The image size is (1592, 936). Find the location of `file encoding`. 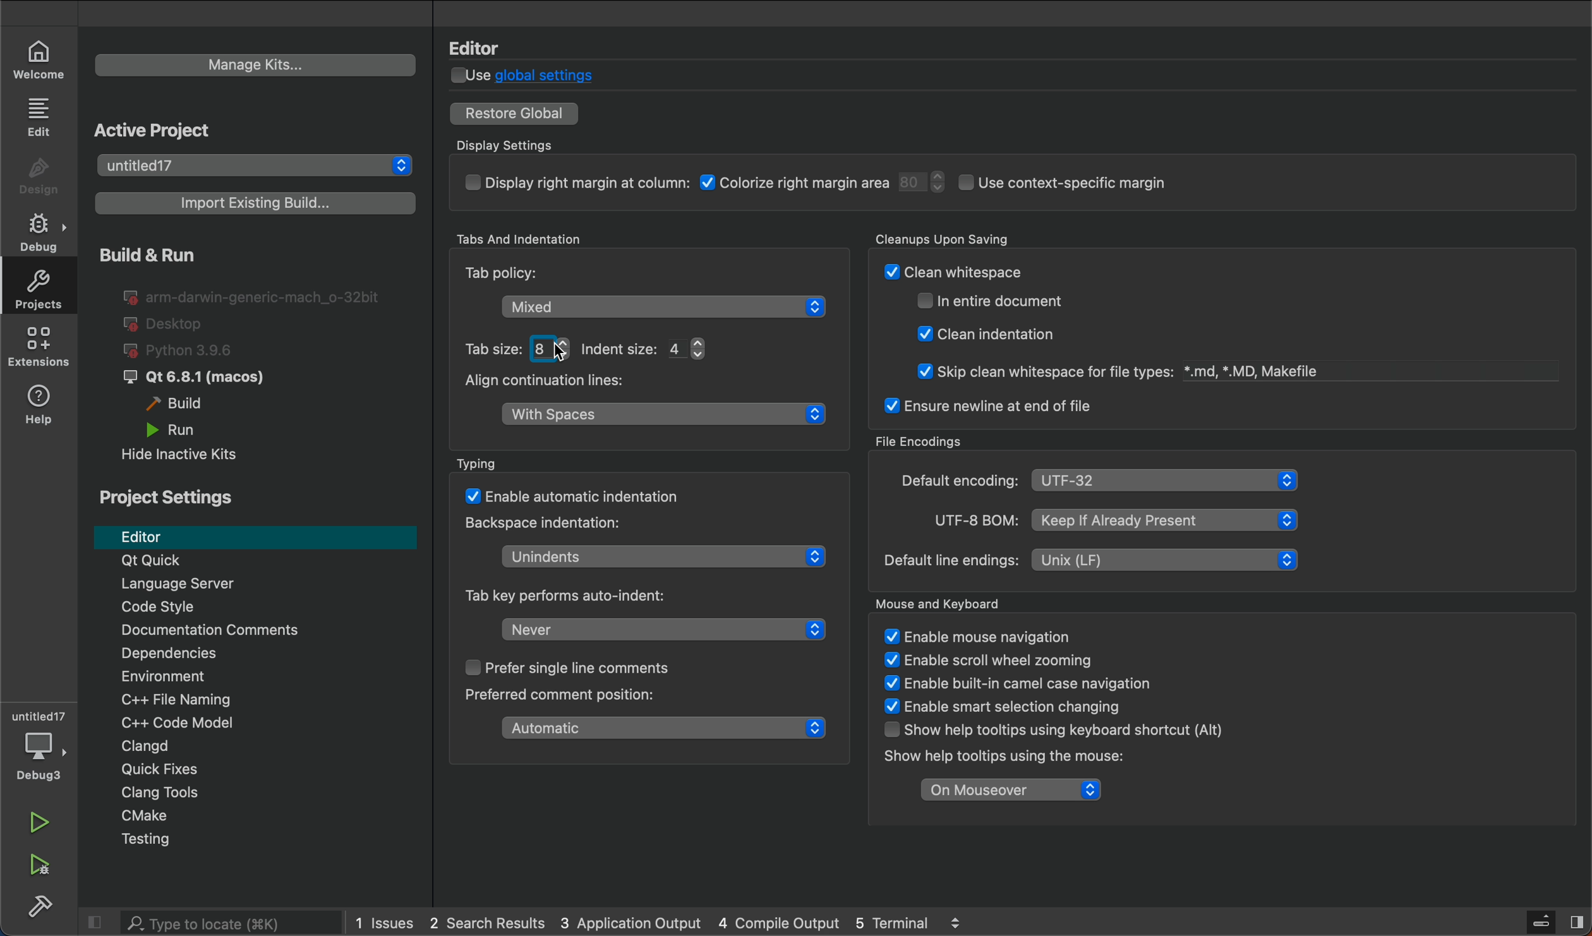

file encoding is located at coordinates (1205, 478).